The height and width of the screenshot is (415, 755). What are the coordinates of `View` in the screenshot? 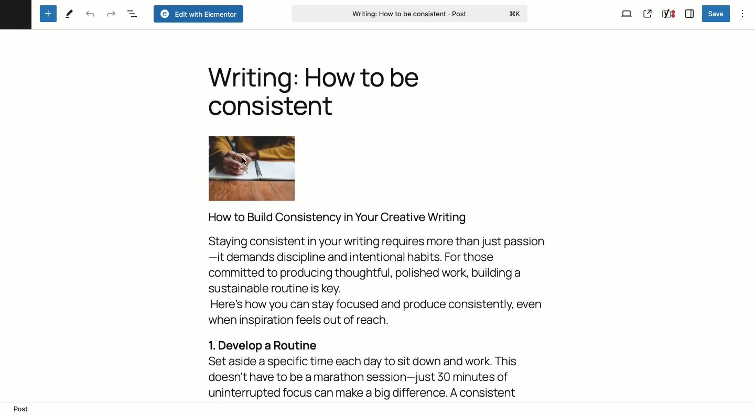 It's located at (627, 13).